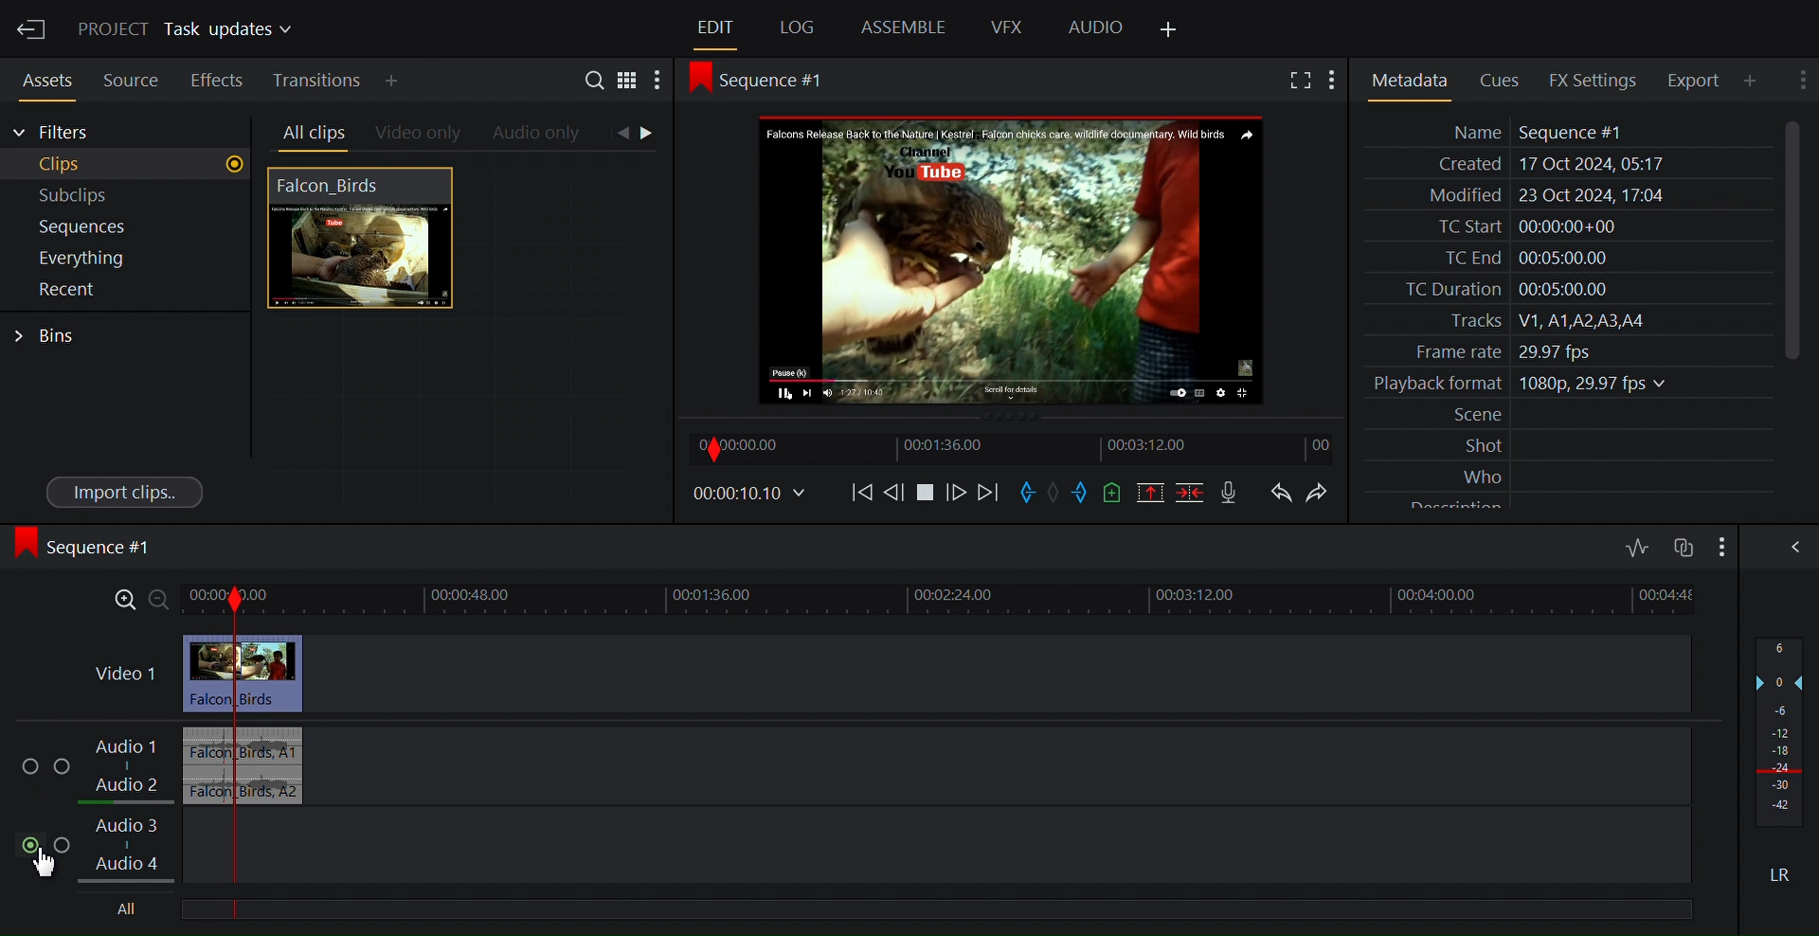 The image size is (1819, 936). I want to click on Effects, so click(217, 78).